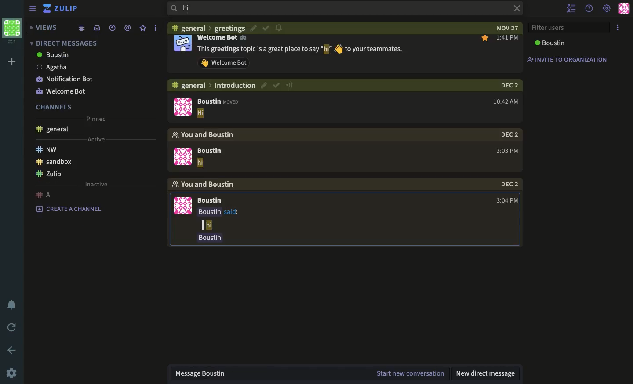 This screenshot has width=633, height=384. What do you see at coordinates (97, 27) in the screenshot?
I see `inbox` at bounding box center [97, 27].